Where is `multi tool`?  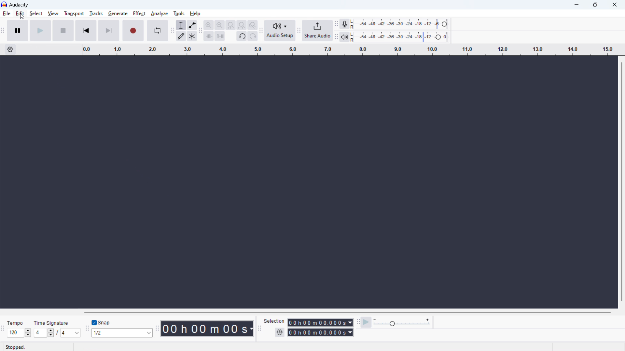
multi tool is located at coordinates (192, 36).